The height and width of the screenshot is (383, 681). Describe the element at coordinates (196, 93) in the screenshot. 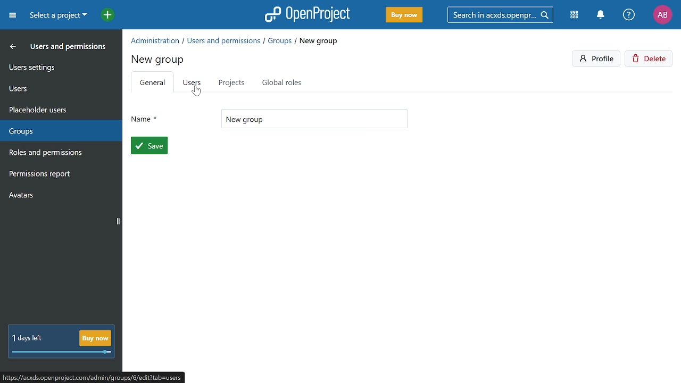

I see `cursor` at that location.